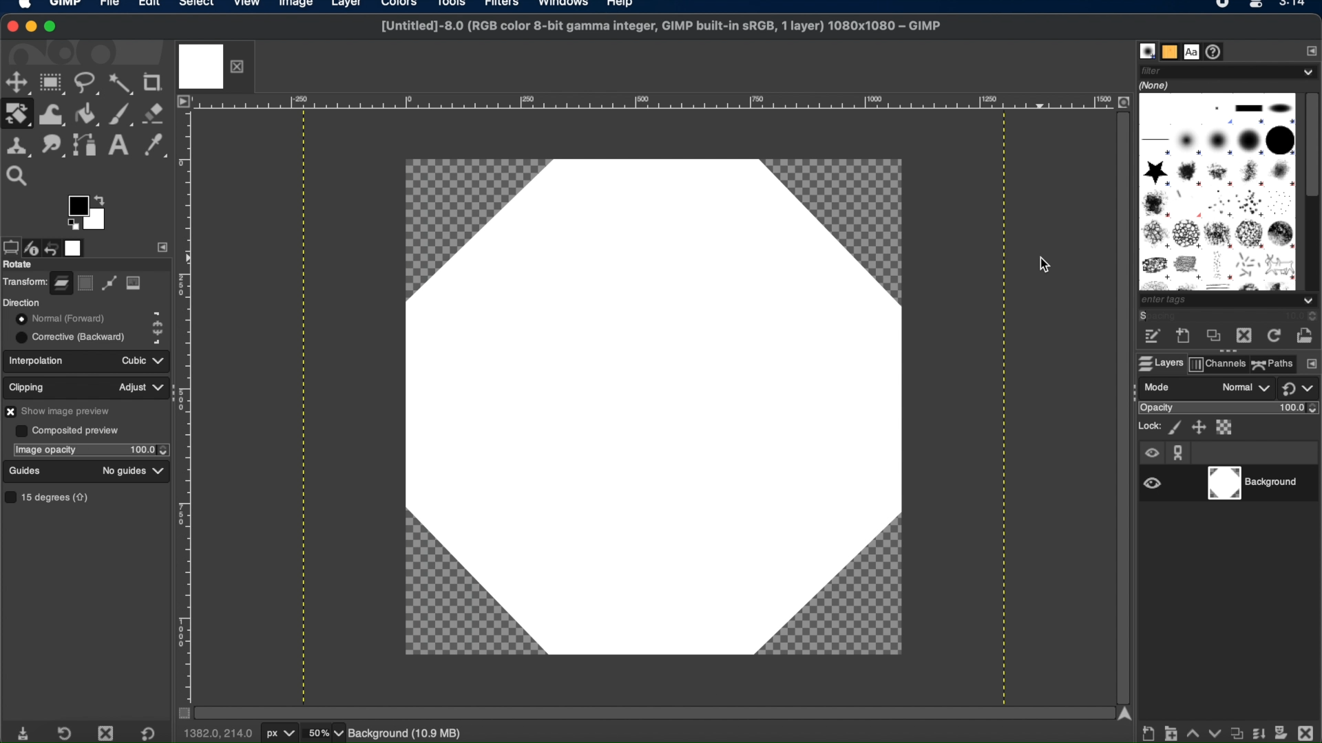 Image resolution: width=1322 pixels, height=743 pixels. I want to click on opacity, so click(1156, 409).